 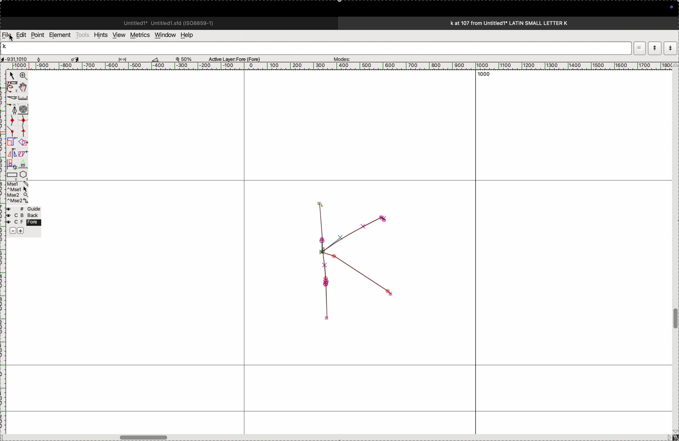 What do you see at coordinates (191, 35) in the screenshot?
I see `help` at bounding box center [191, 35].